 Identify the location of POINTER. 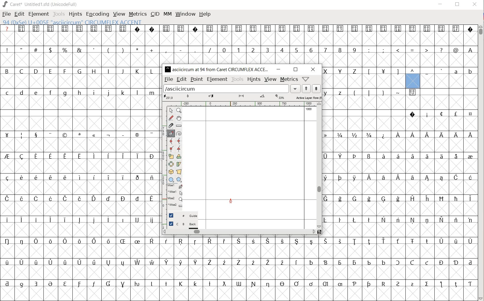
(172, 111).